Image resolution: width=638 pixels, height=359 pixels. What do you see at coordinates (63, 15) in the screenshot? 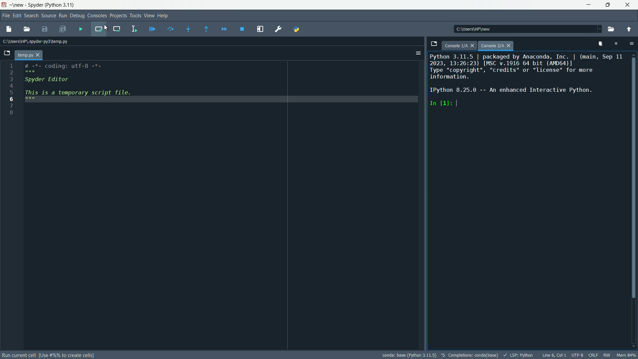
I see `run menu` at bounding box center [63, 15].